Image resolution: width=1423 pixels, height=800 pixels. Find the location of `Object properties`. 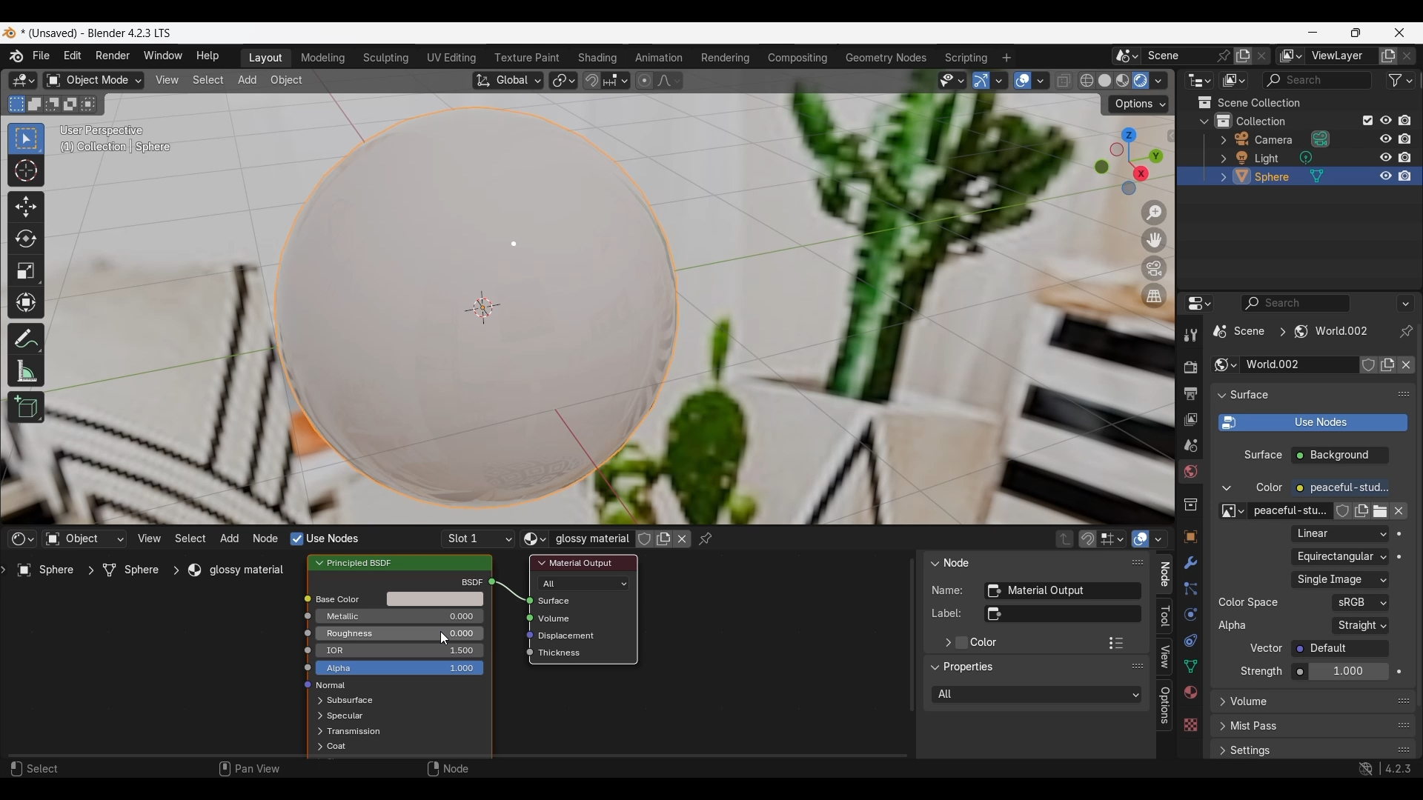

Object properties is located at coordinates (1190, 537).